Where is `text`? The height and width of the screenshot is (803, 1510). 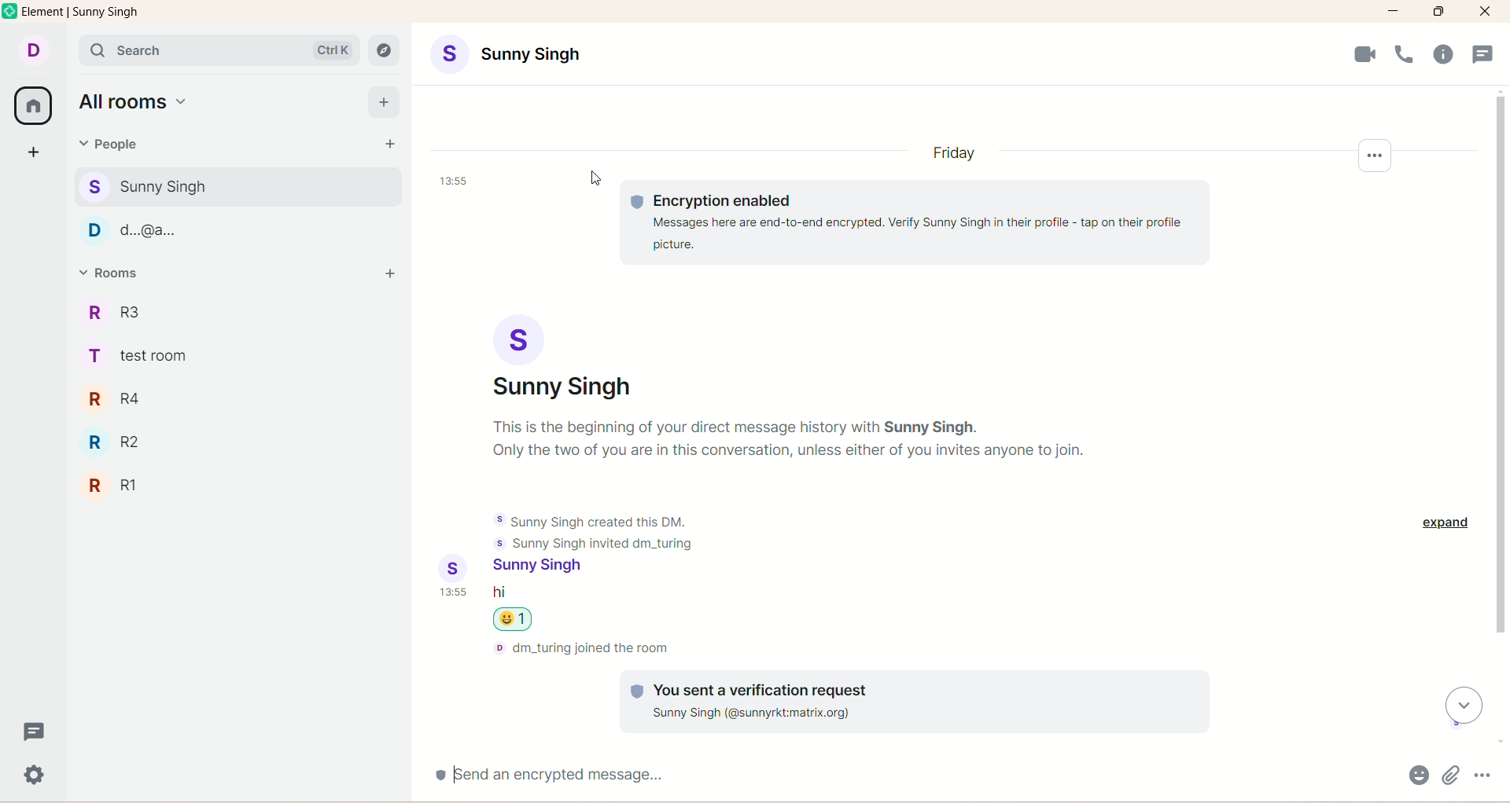
text is located at coordinates (582, 648).